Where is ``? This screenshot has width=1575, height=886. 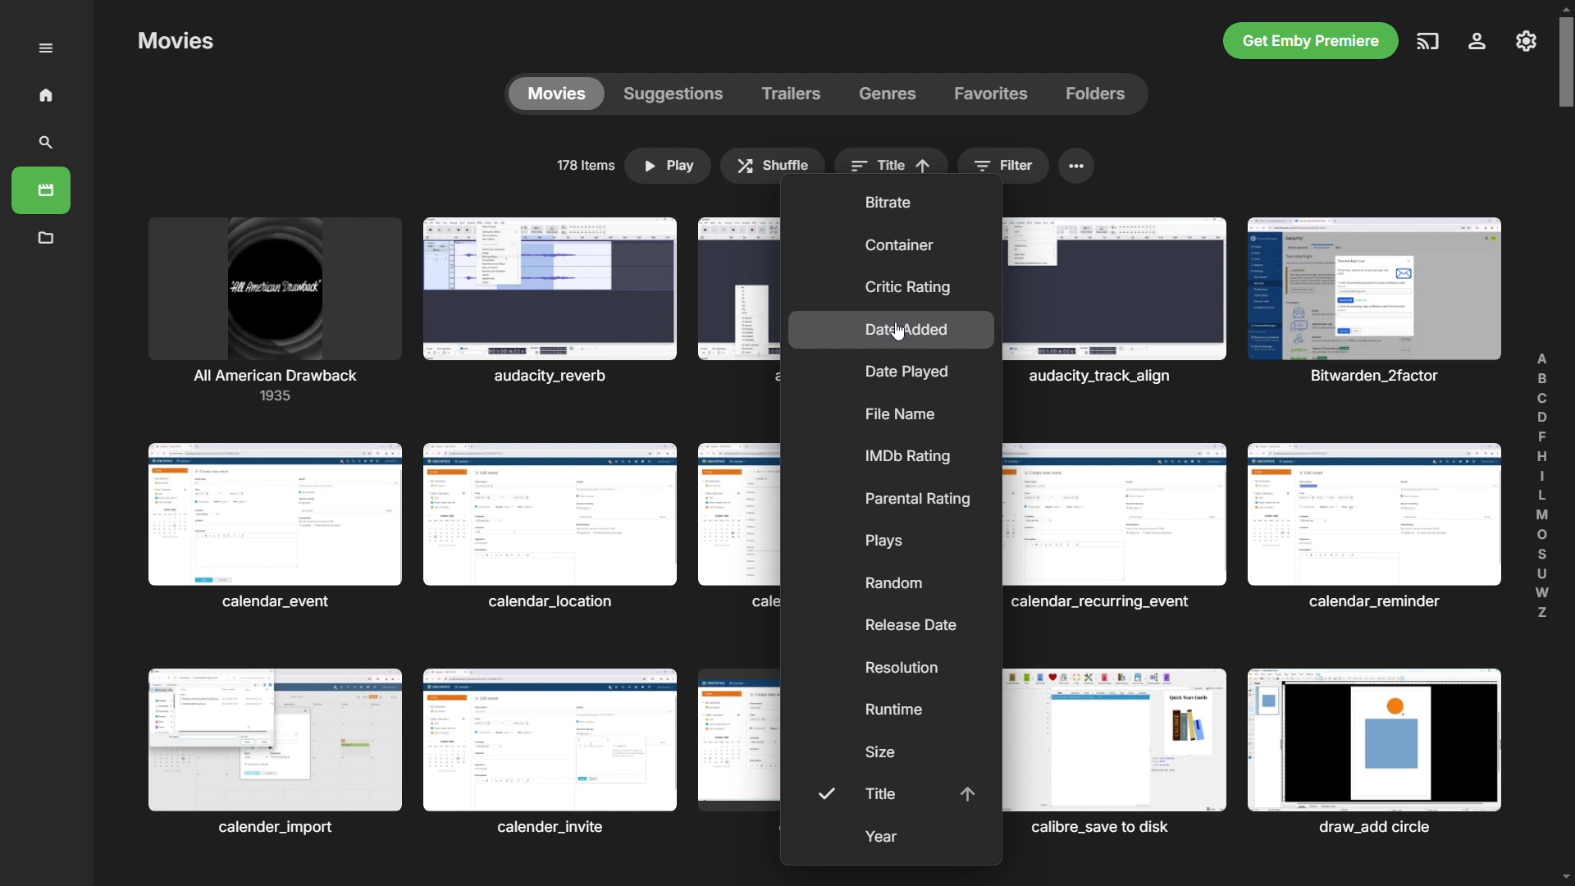  is located at coordinates (276, 526).